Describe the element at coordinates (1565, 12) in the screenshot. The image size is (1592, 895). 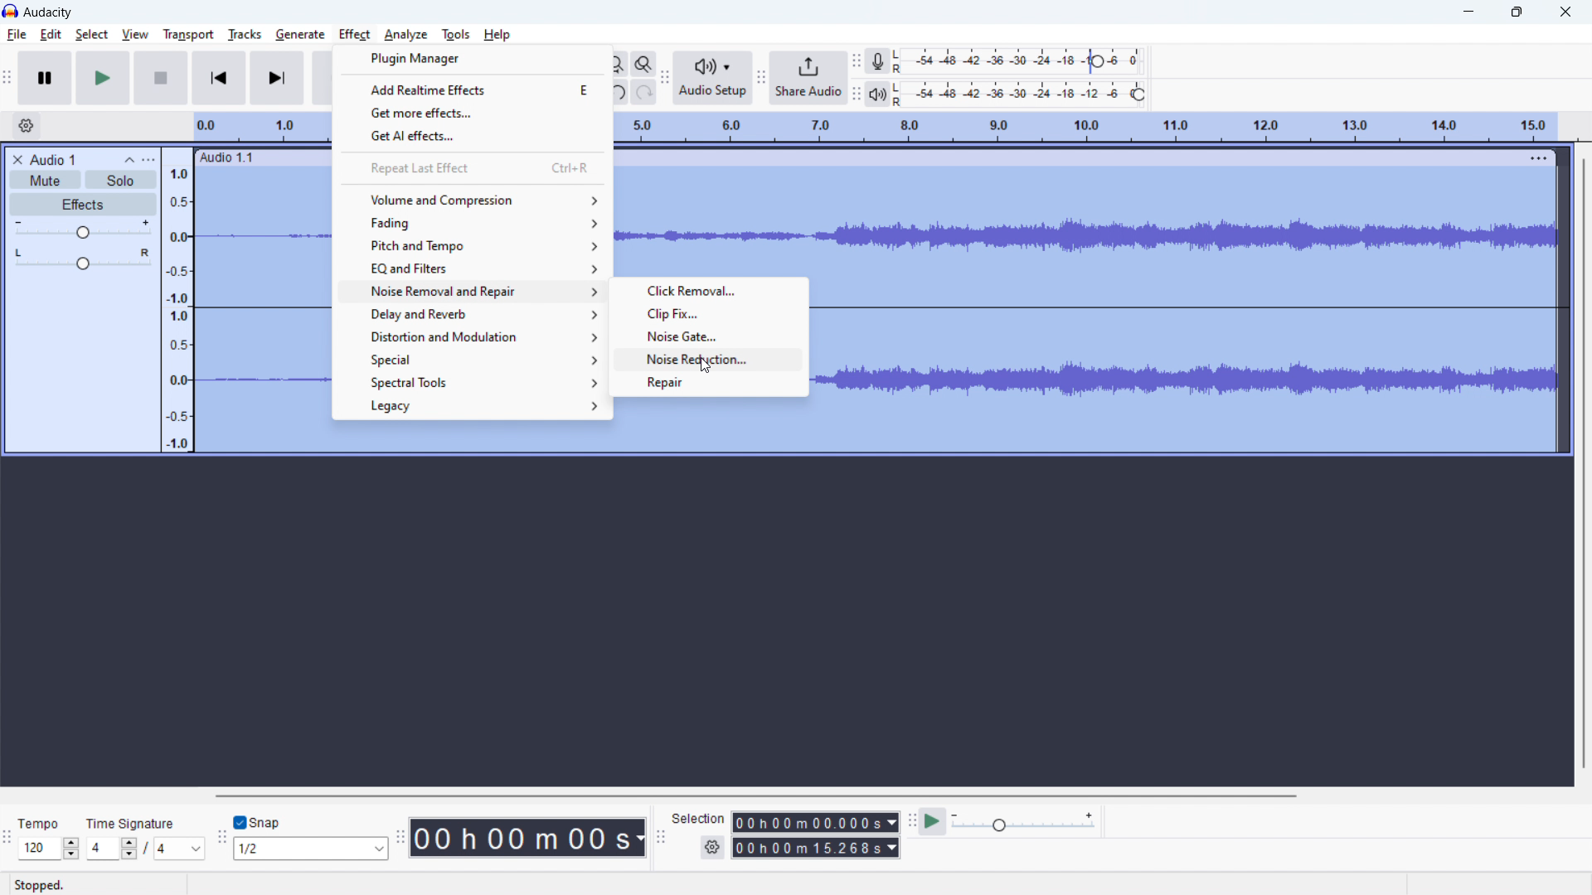
I see `close` at that location.